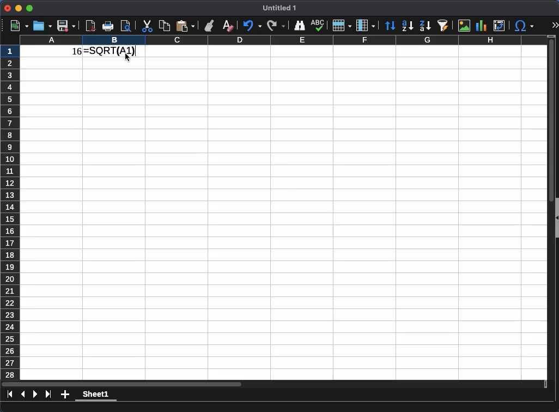 This screenshot has height=412, width=559. I want to click on cut, so click(147, 26).